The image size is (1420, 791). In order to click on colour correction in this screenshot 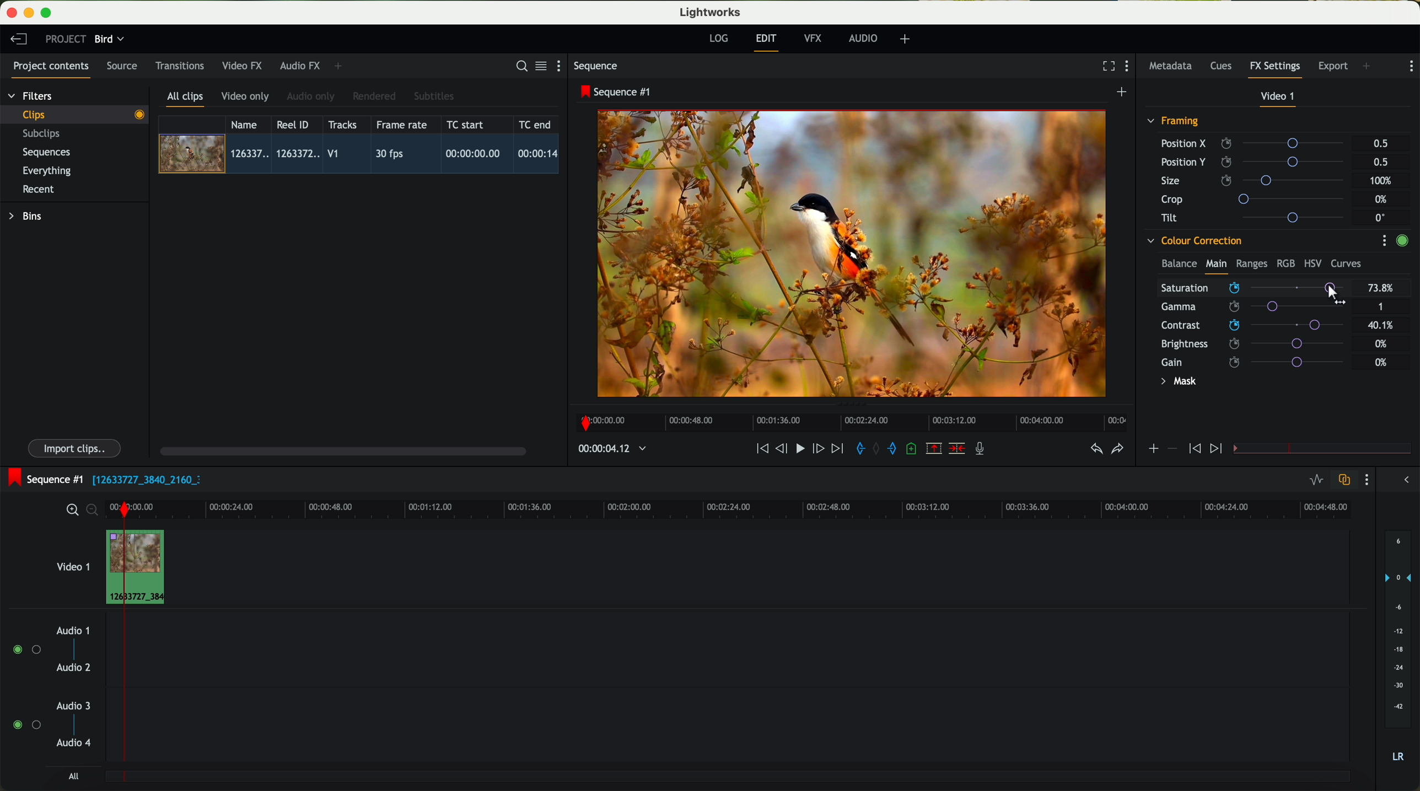, I will do `click(1193, 241)`.